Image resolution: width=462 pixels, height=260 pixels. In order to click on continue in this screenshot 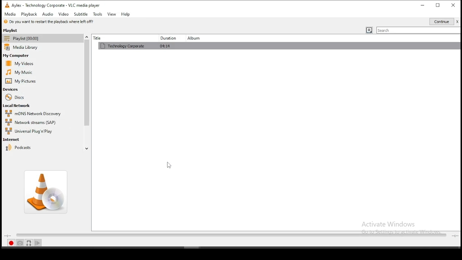, I will do `click(444, 22)`.